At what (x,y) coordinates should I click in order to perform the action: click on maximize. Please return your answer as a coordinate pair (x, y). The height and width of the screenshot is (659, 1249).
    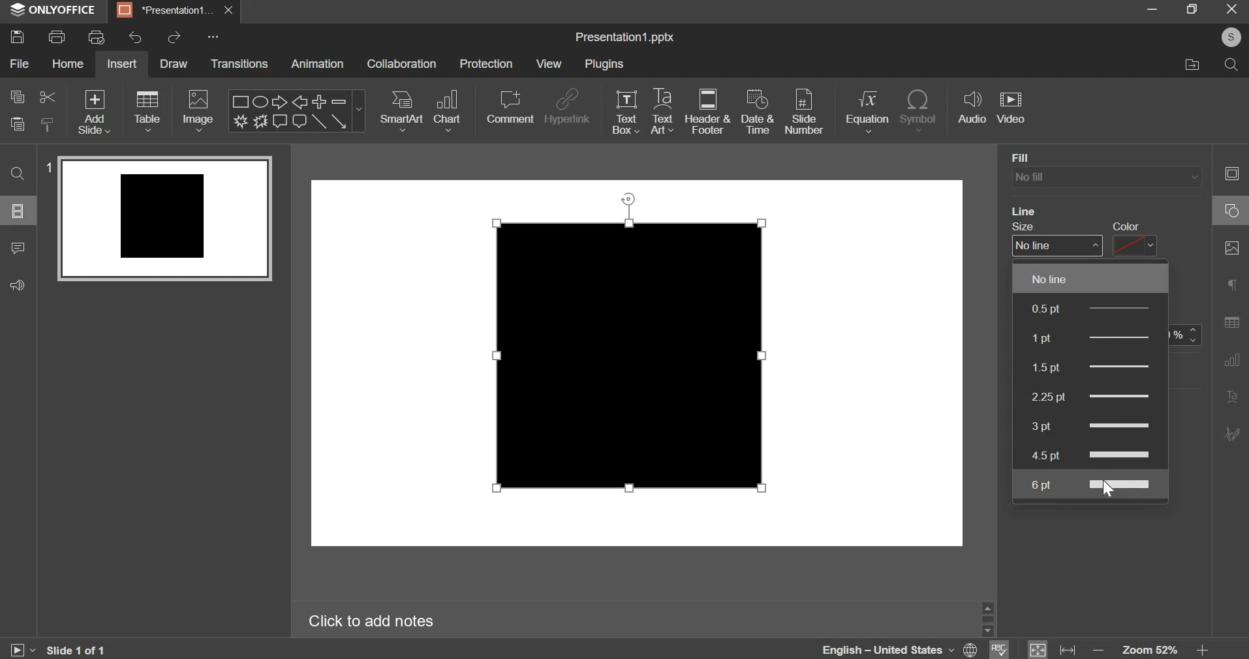
    Looking at the image, I should click on (1192, 9).